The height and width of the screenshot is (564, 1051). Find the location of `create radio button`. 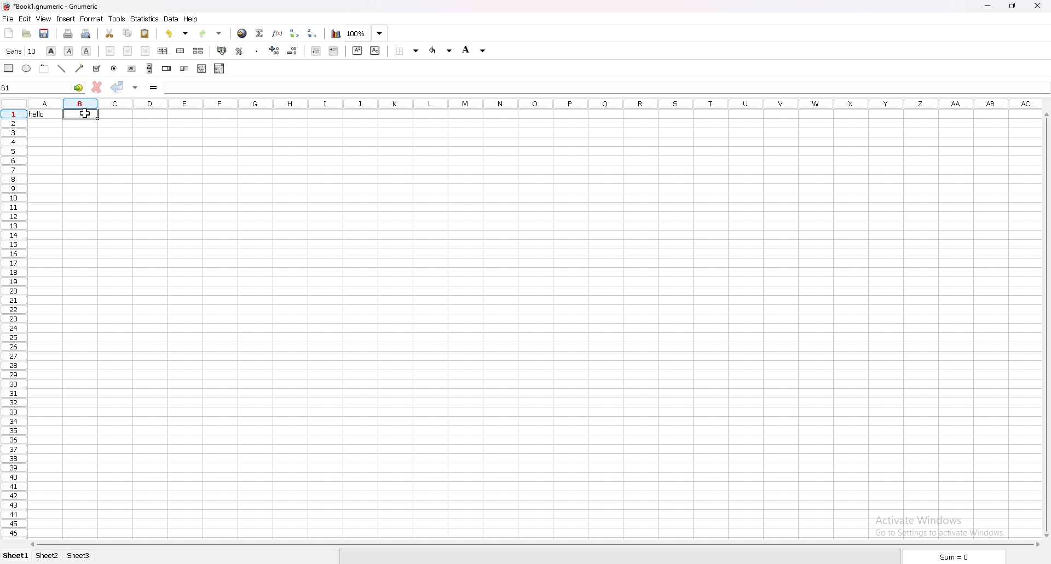

create radio button is located at coordinates (114, 68).